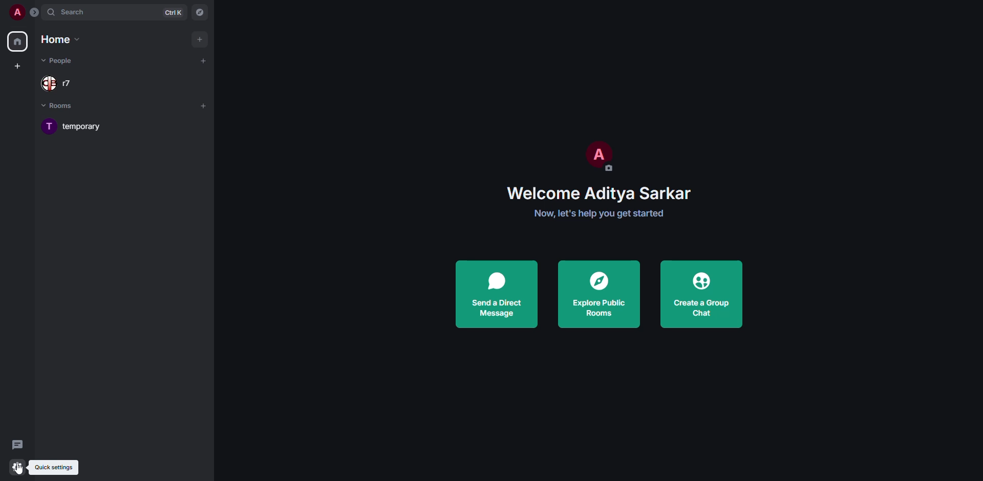 This screenshot has height=481, width=983. Describe the element at coordinates (200, 38) in the screenshot. I see `add` at that location.